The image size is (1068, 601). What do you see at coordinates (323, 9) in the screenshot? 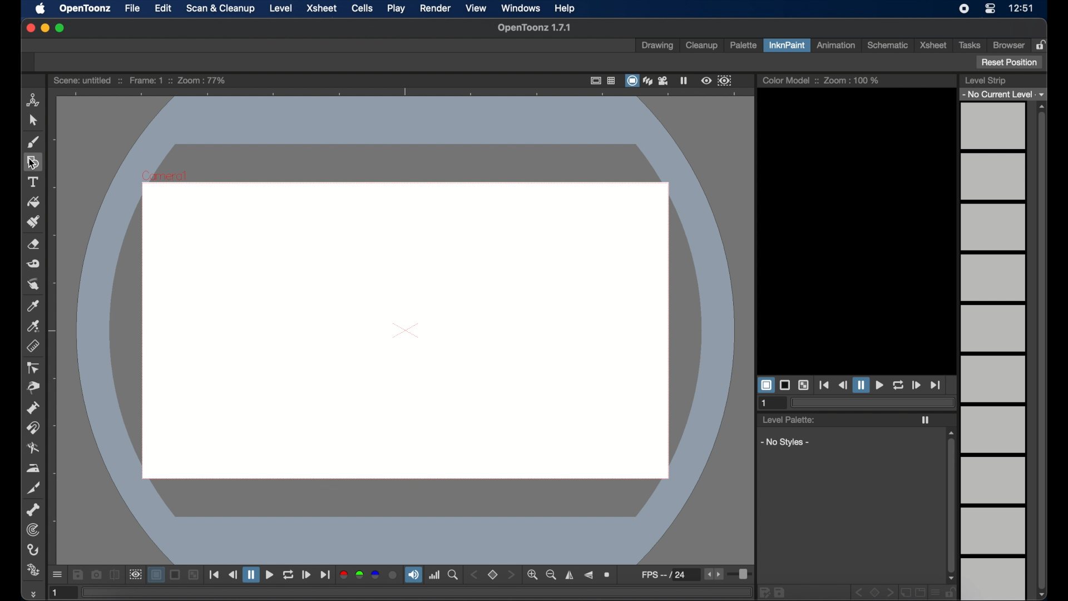
I see `xsheet` at bounding box center [323, 9].